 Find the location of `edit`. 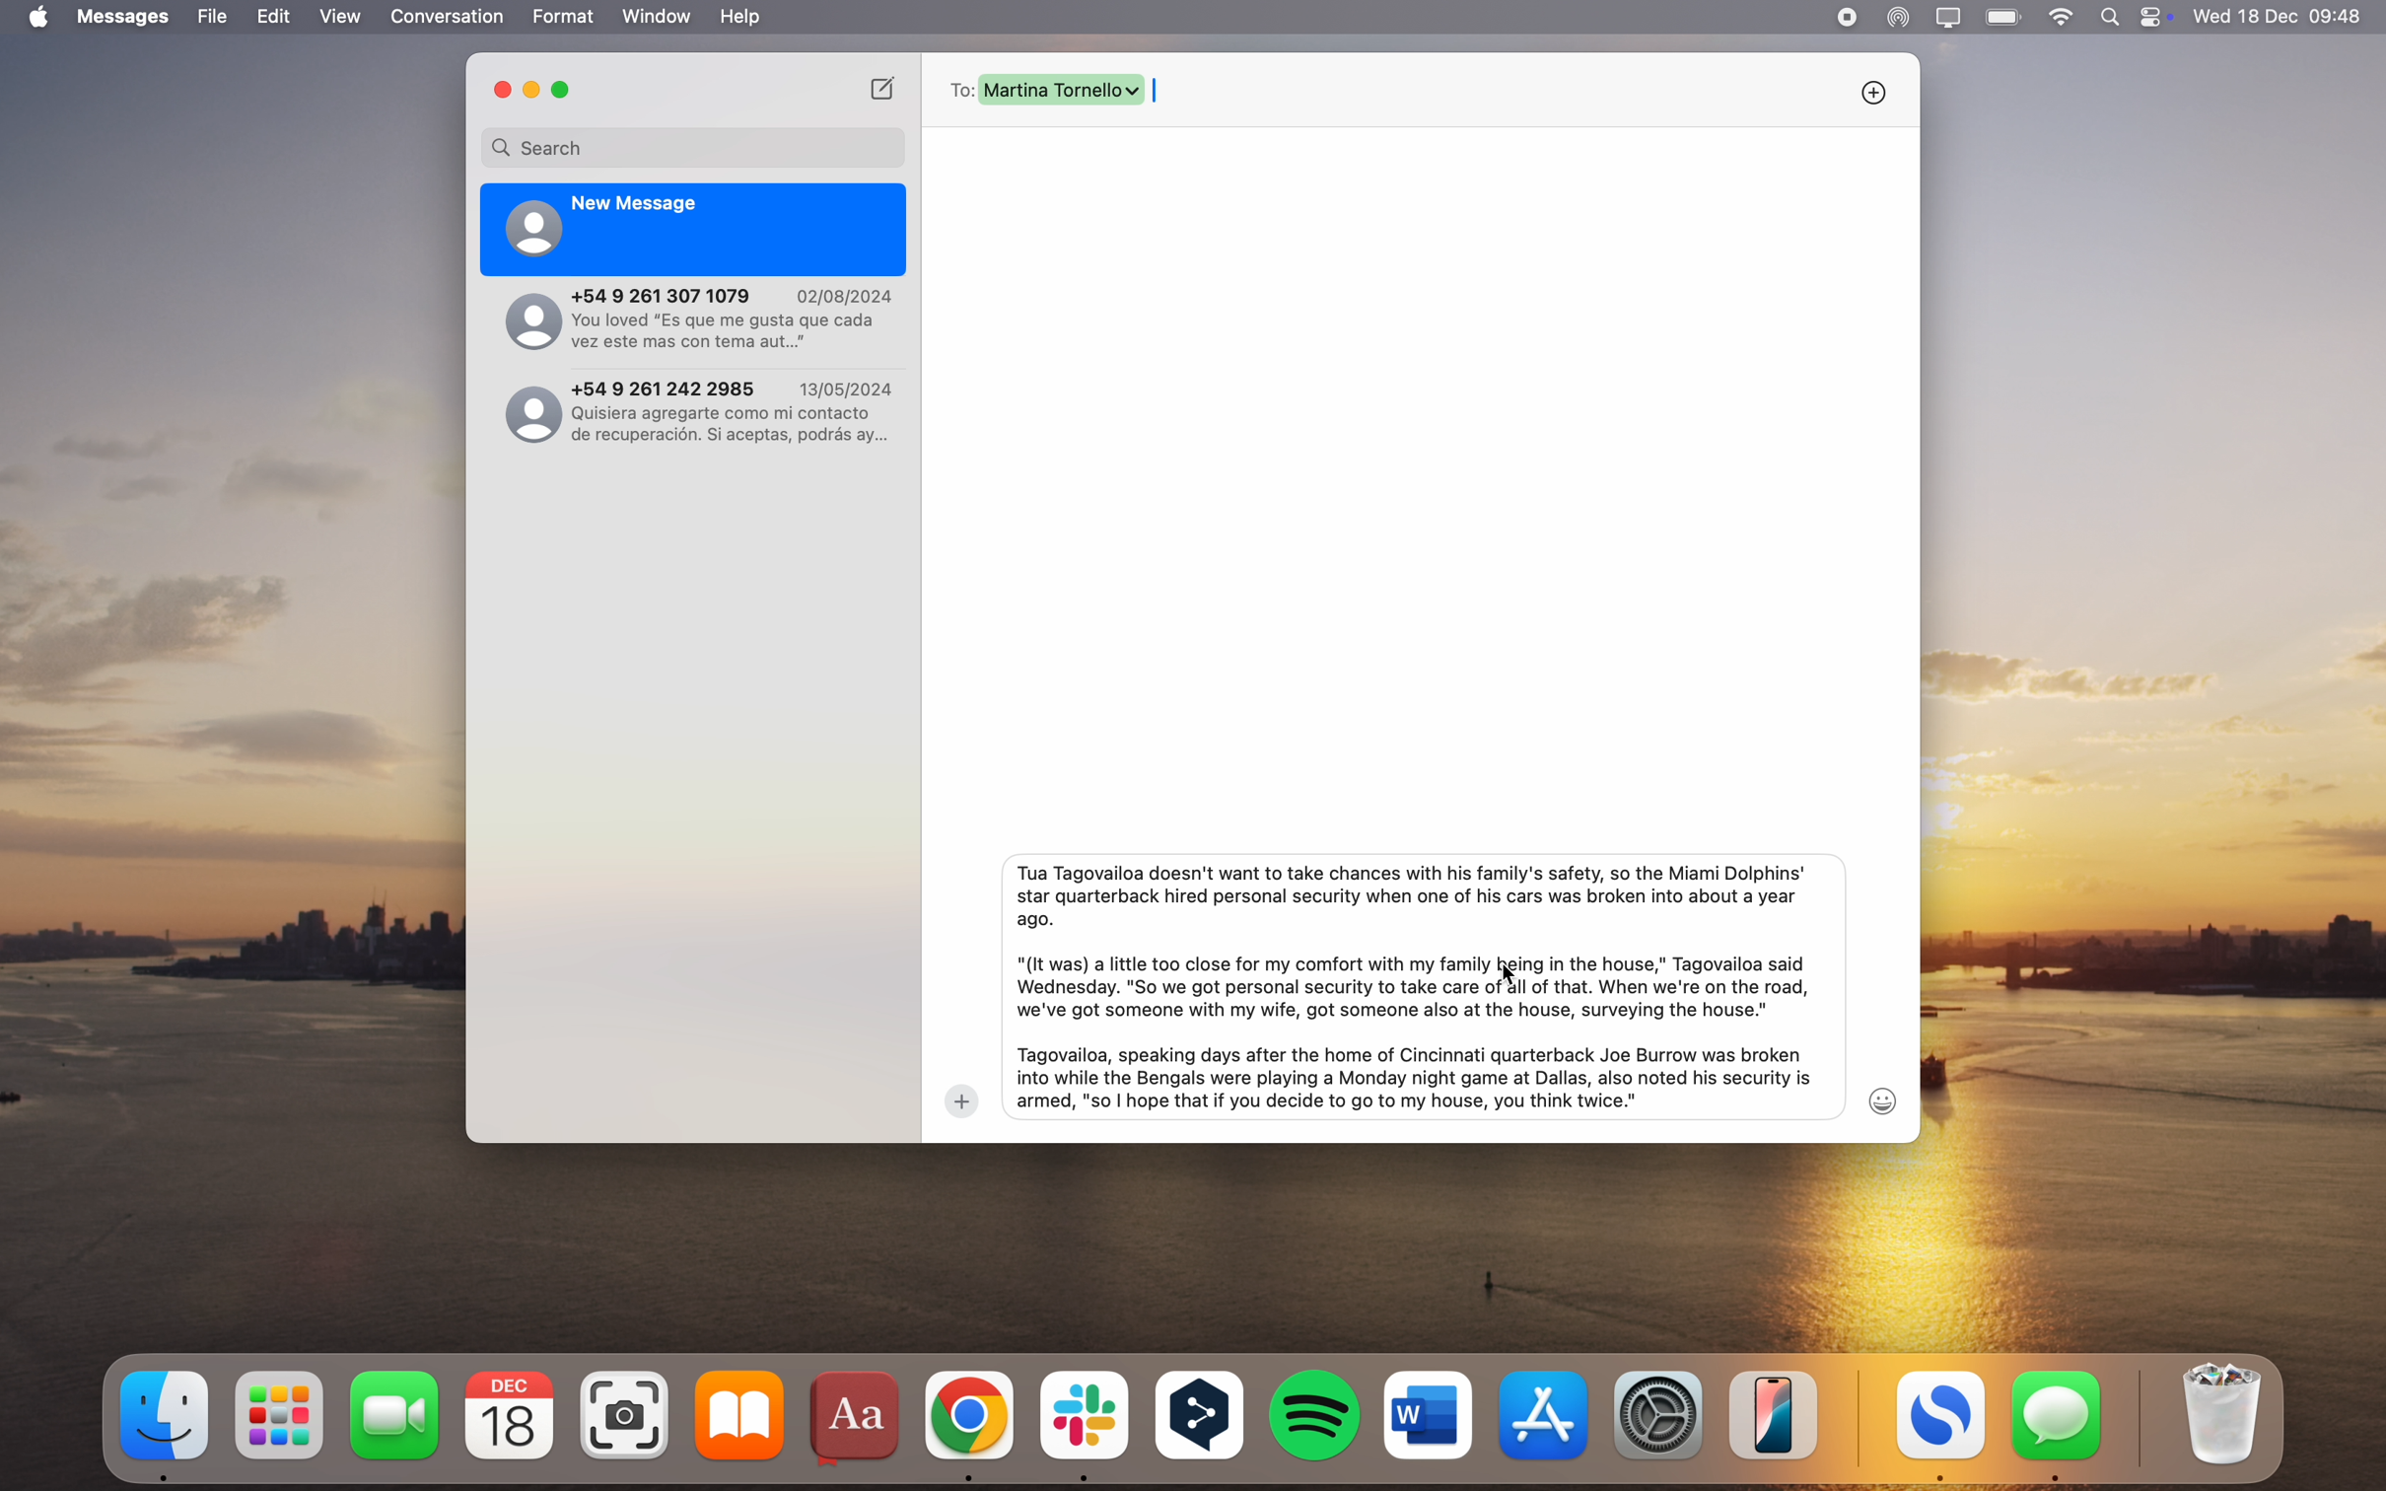

edit is located at coordinates (273, 18).